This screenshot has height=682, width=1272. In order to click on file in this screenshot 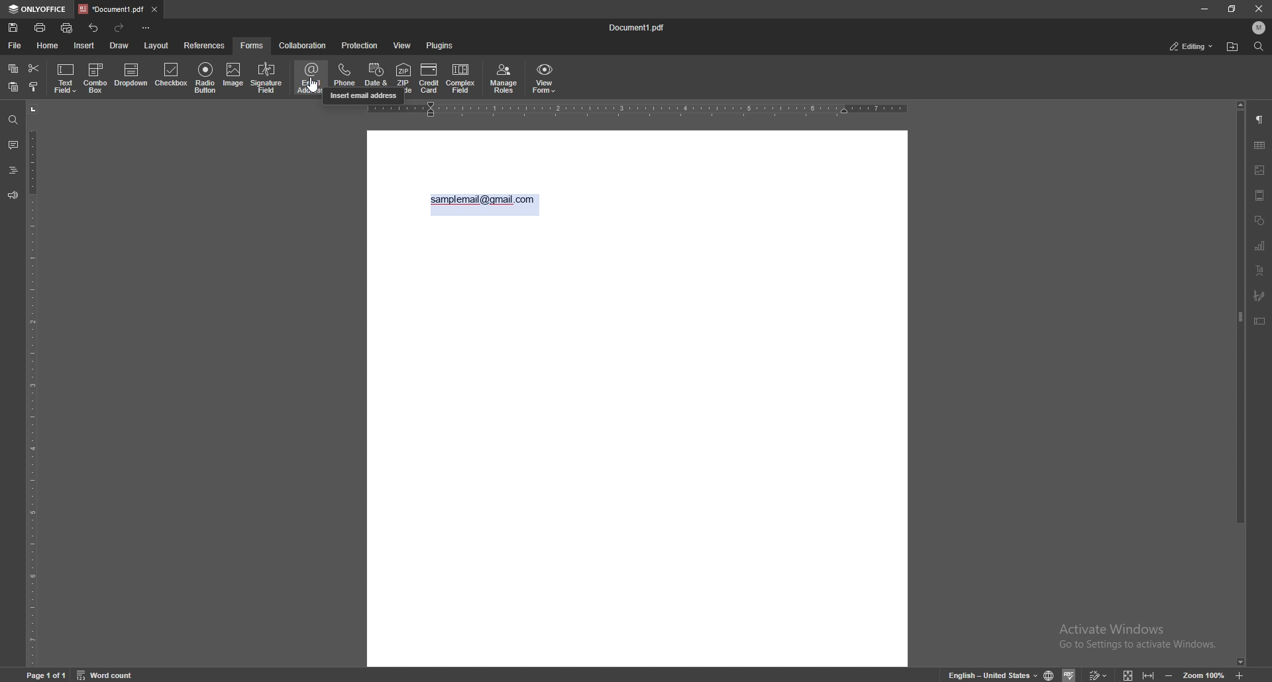, I will do `click(15, 46)`.